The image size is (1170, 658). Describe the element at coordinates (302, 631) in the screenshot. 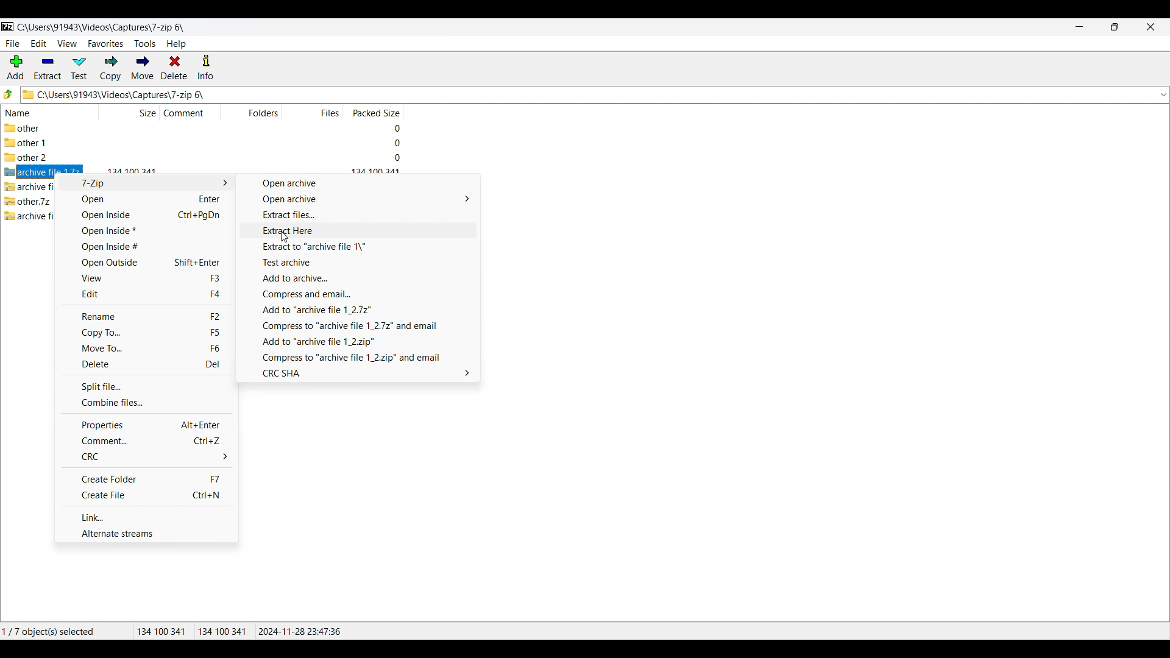

I see `2024-11-28 23:47:36` at that location.